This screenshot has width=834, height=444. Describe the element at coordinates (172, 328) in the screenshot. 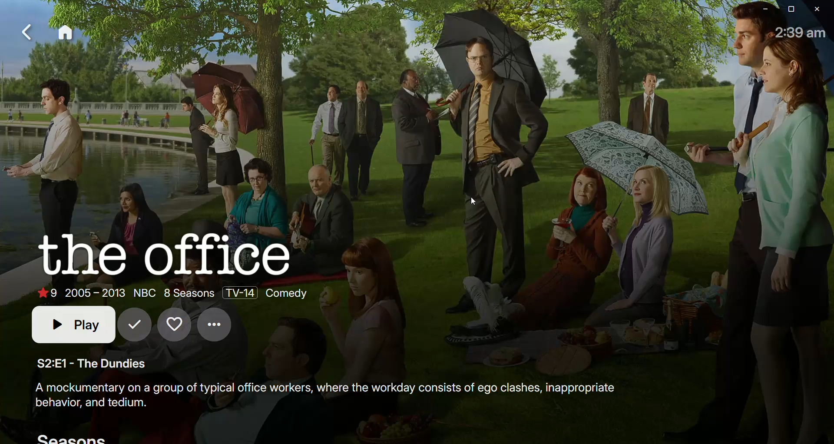

I see `Favorites` at that location.